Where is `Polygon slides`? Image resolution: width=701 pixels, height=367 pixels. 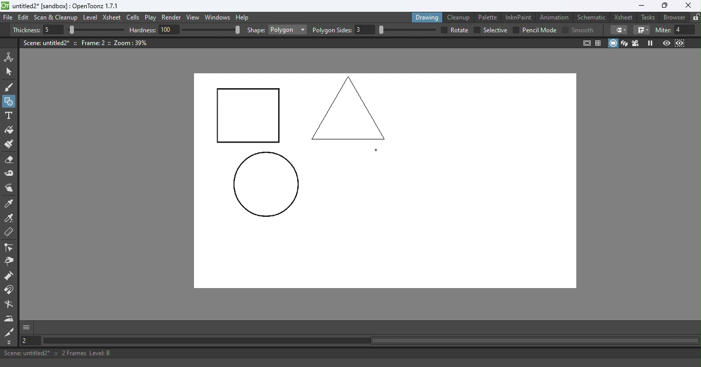 Polygon slides is located at coordinates (332, 30).